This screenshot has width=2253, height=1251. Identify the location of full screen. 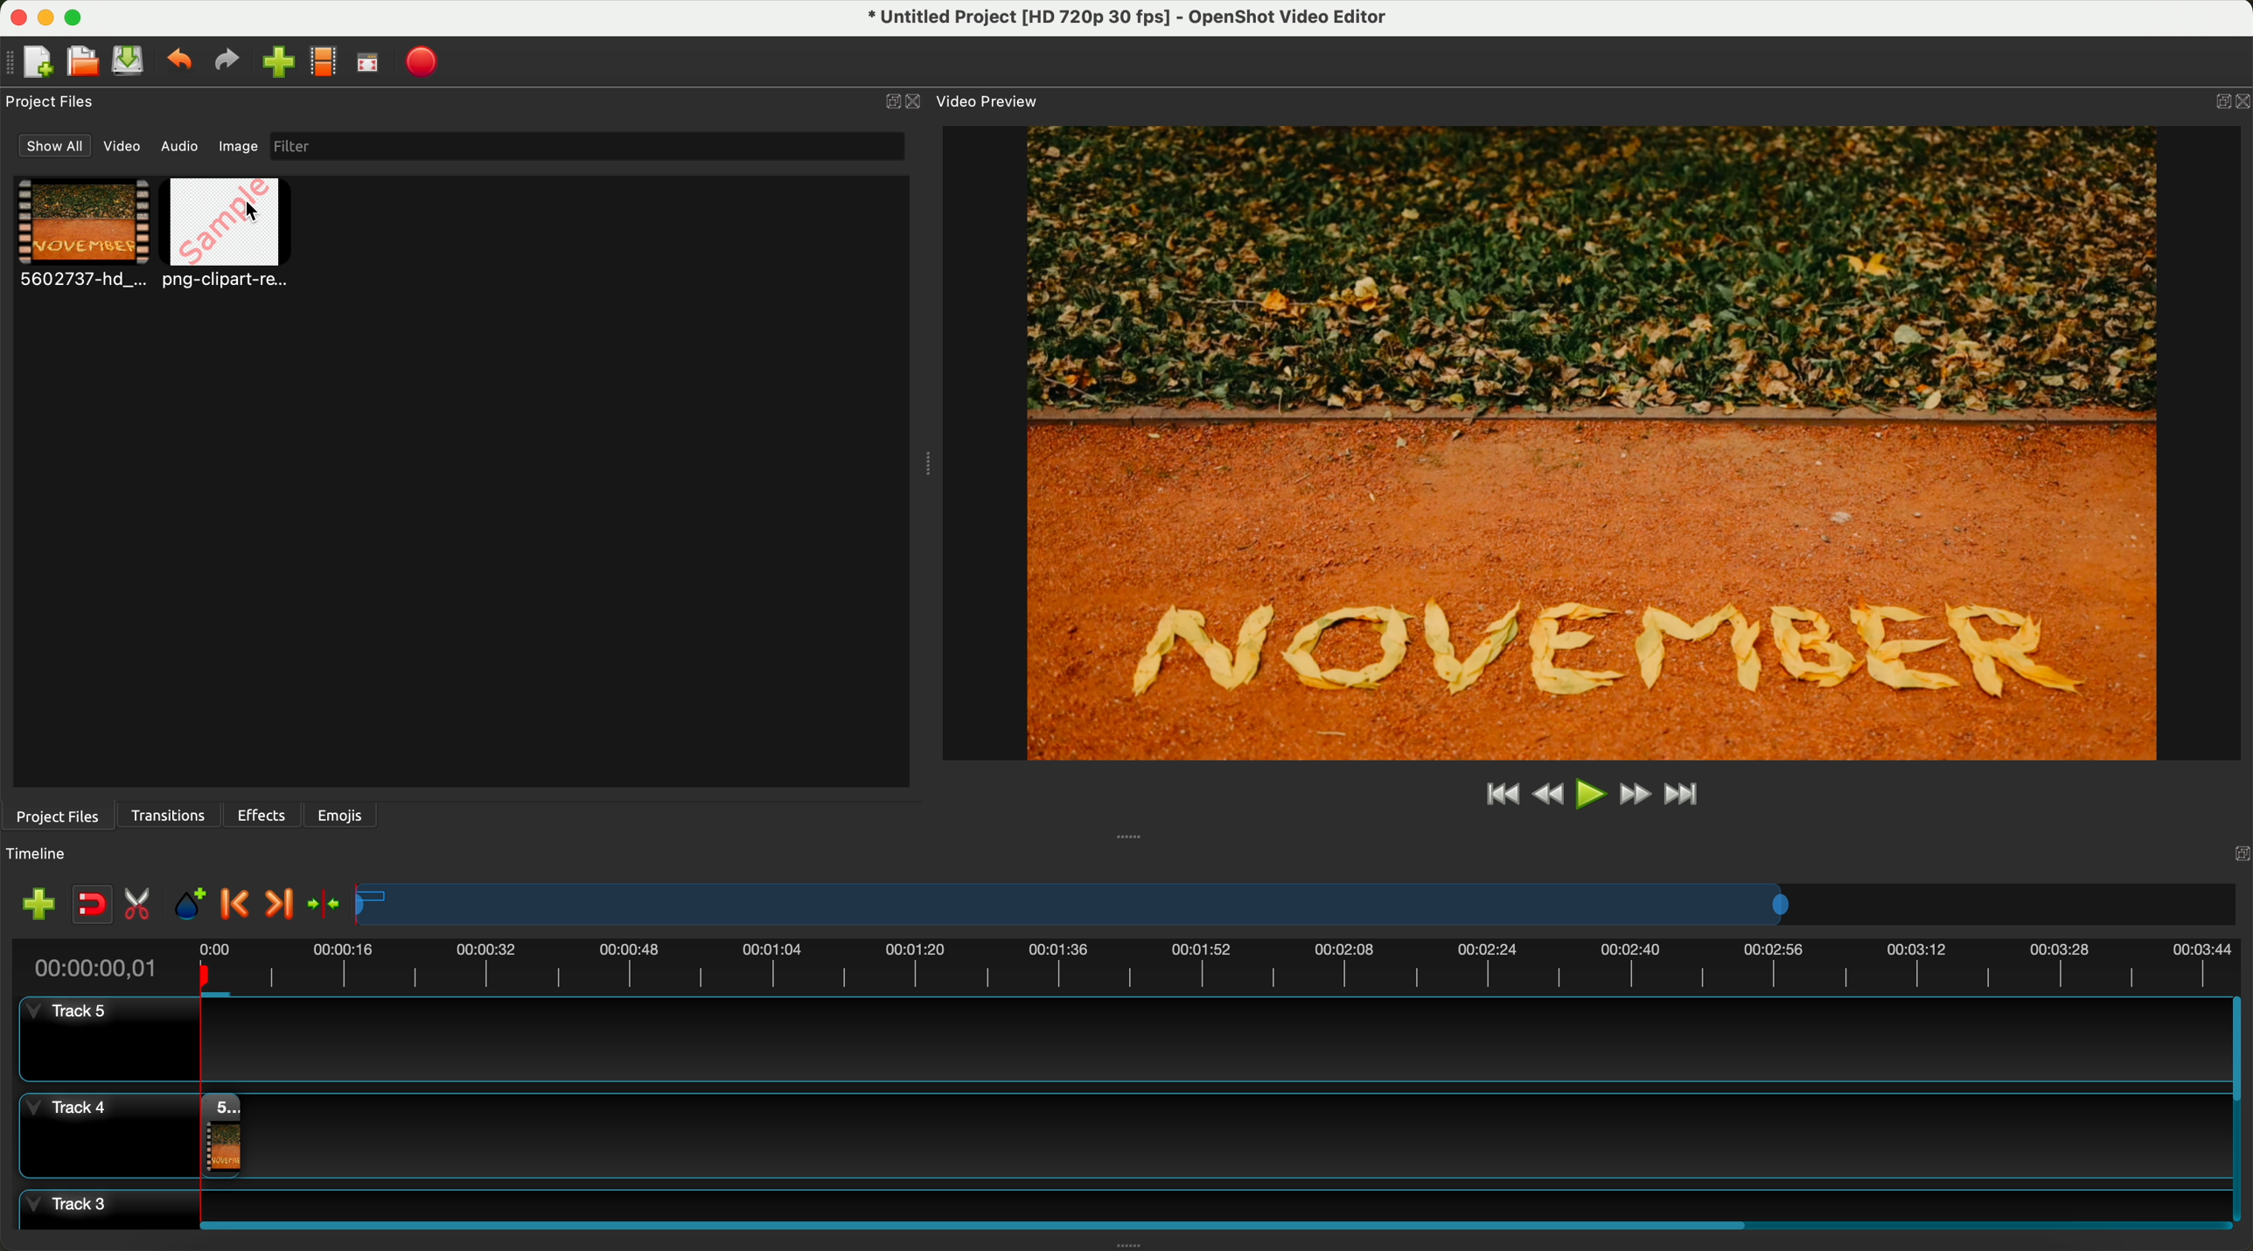
(369, 66).